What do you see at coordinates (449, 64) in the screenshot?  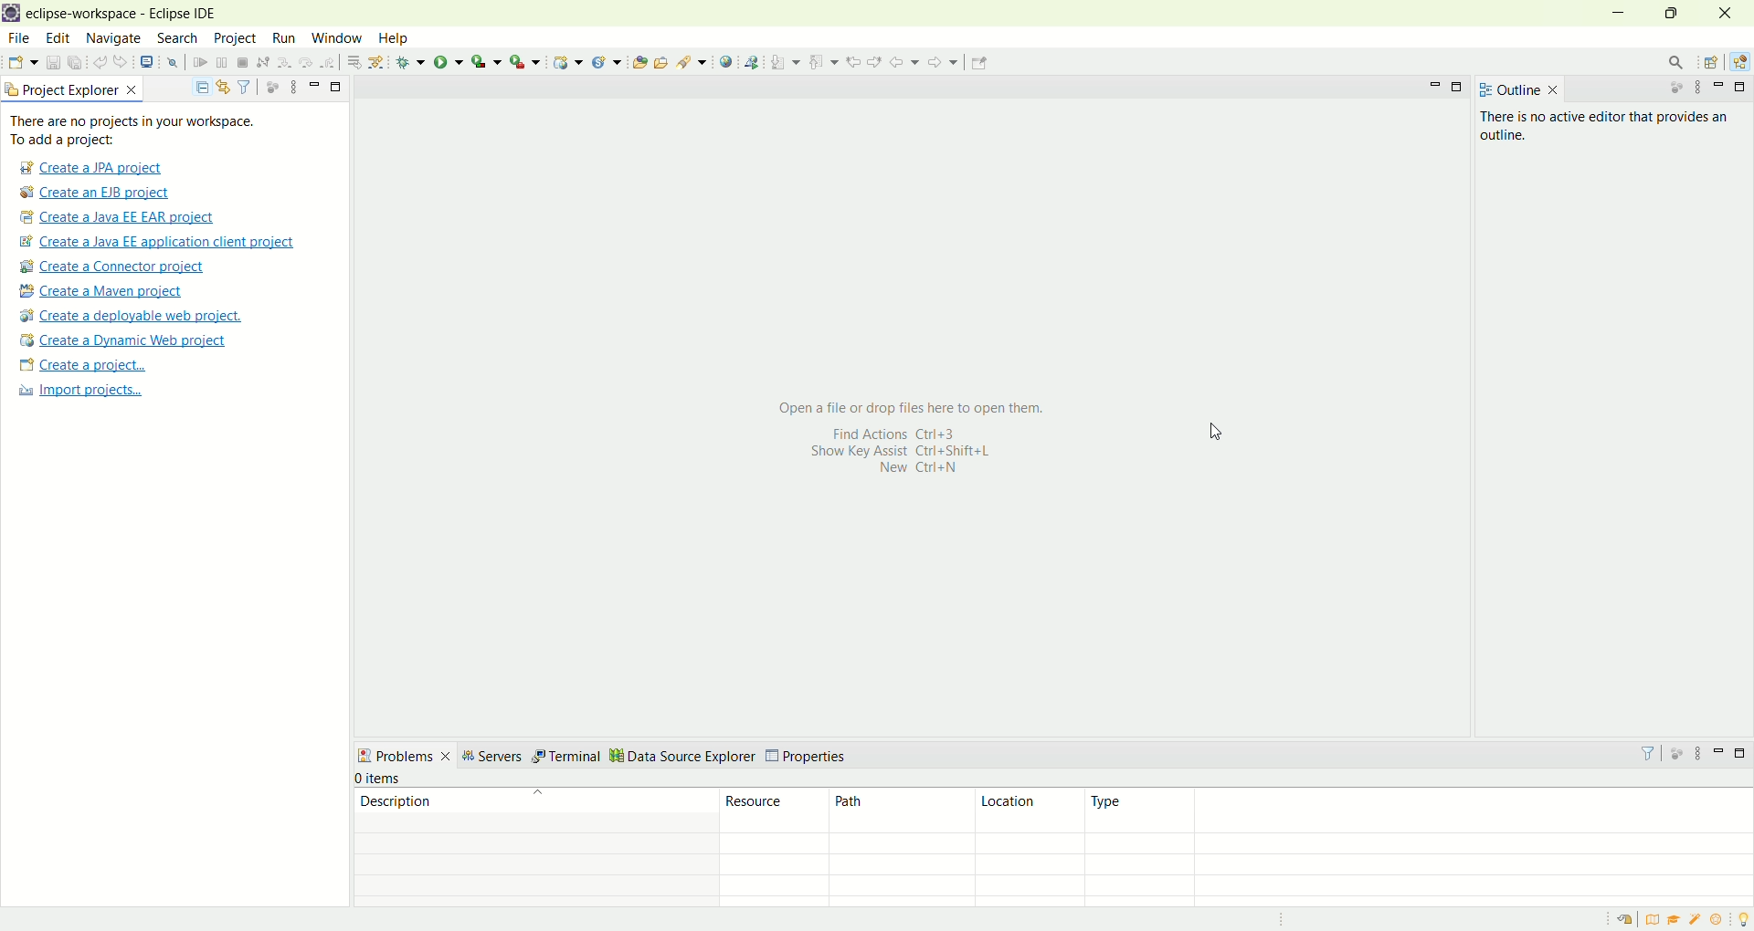 I see `run` at bounding box center [449, 64].